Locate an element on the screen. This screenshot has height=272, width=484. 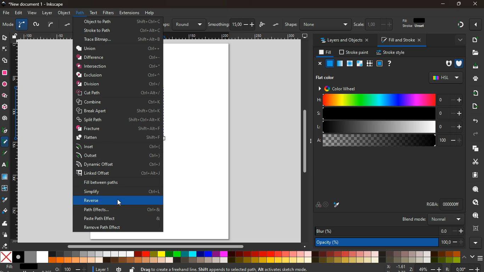
paint is located at coordinates (337, 204).